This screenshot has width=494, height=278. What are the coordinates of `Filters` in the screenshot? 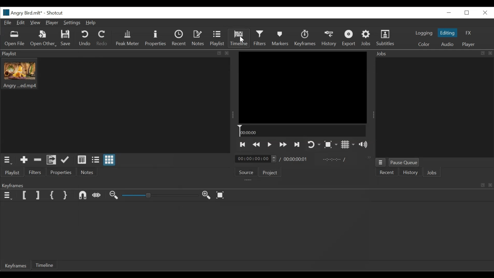 It's located at (260, 38).